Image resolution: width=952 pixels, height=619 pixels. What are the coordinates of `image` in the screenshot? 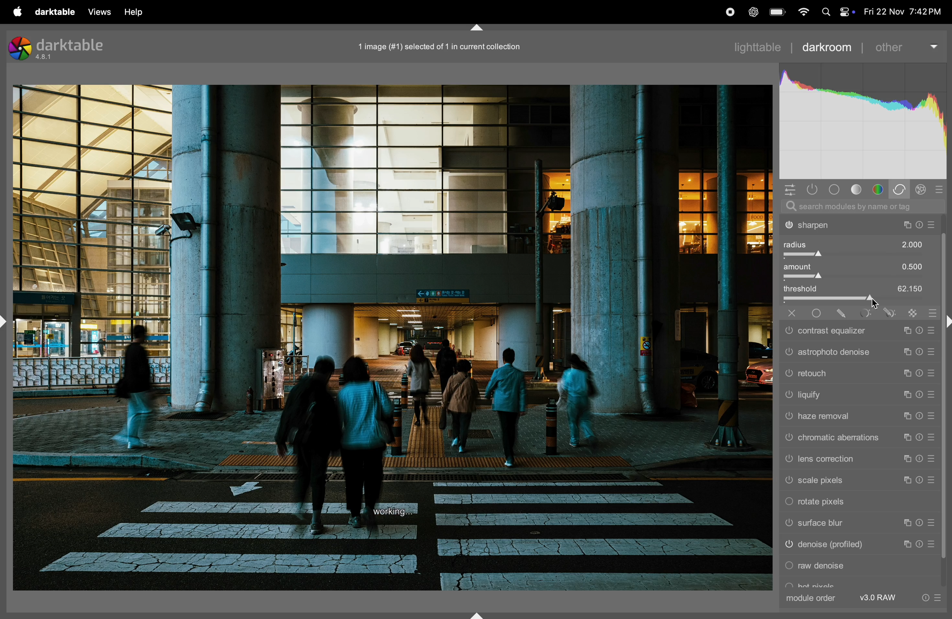 It's located at (393, 338).